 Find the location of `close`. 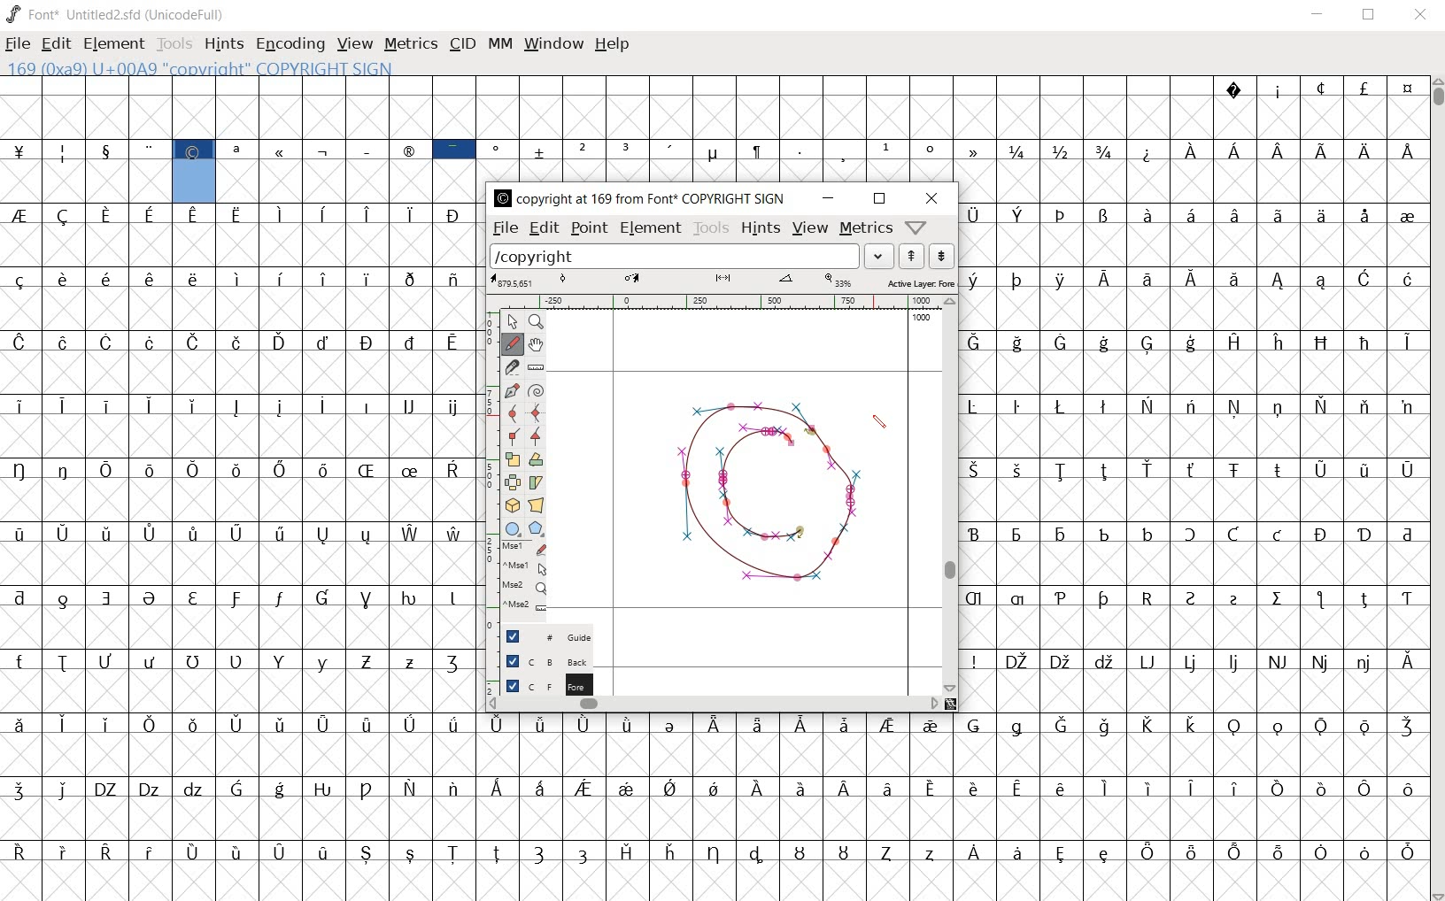

close is located at coordinates (936, 197).